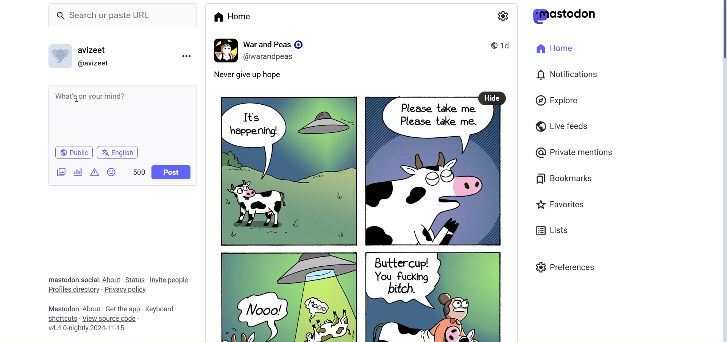 Image resolution: width=727 pixels, height=342 pixels. Describe the element at coordinates (93, 172) in the screenshot. I see `Content Warning` at that location.